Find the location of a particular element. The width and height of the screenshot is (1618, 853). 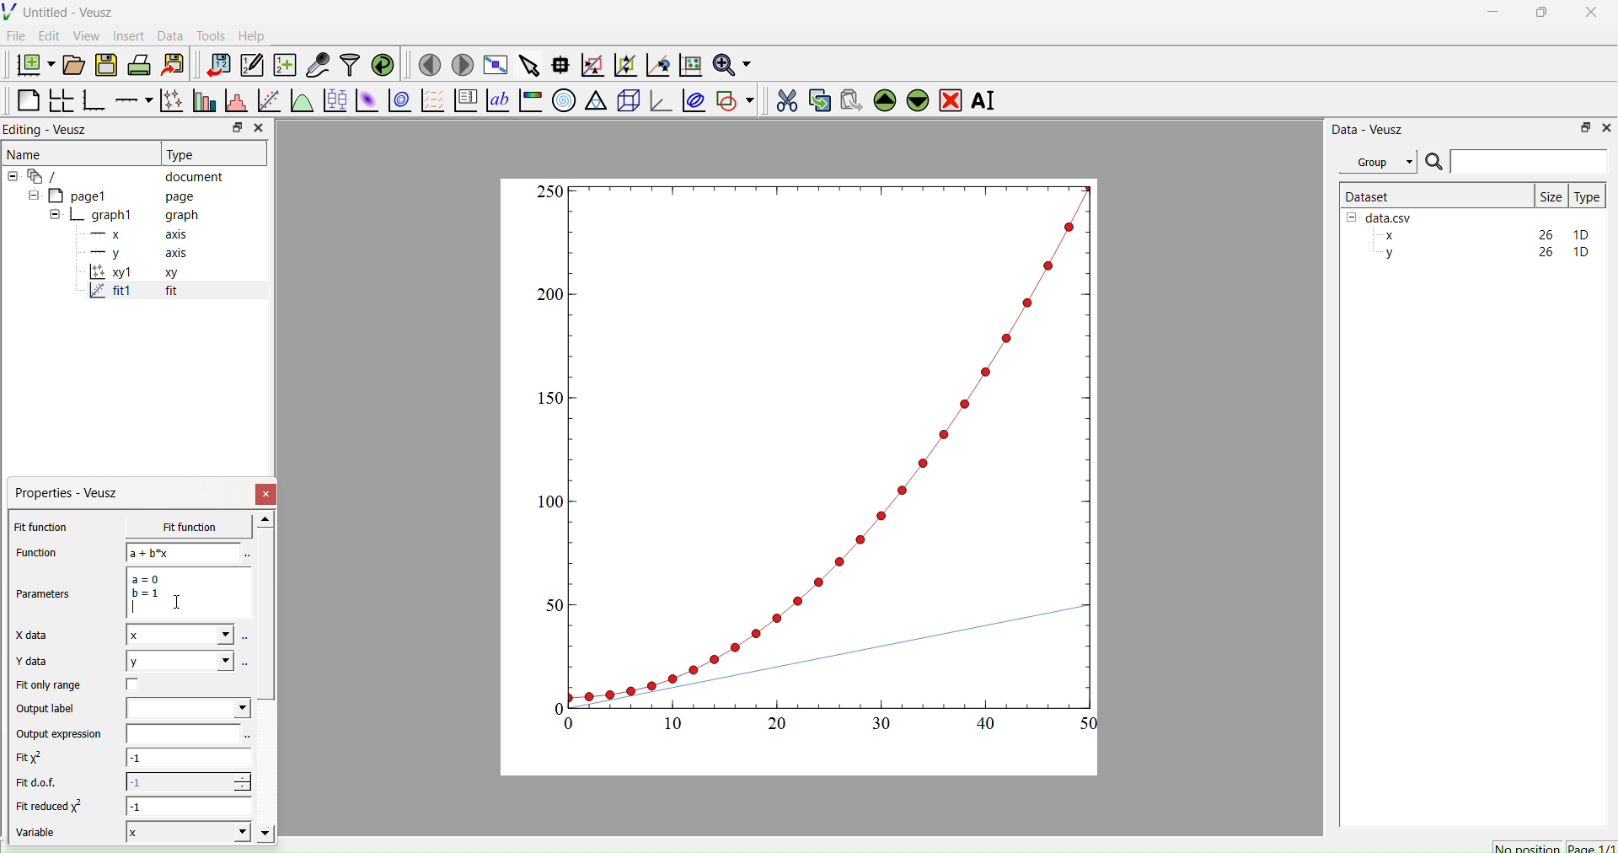

3d Graph is located at coordinates (657, 99).